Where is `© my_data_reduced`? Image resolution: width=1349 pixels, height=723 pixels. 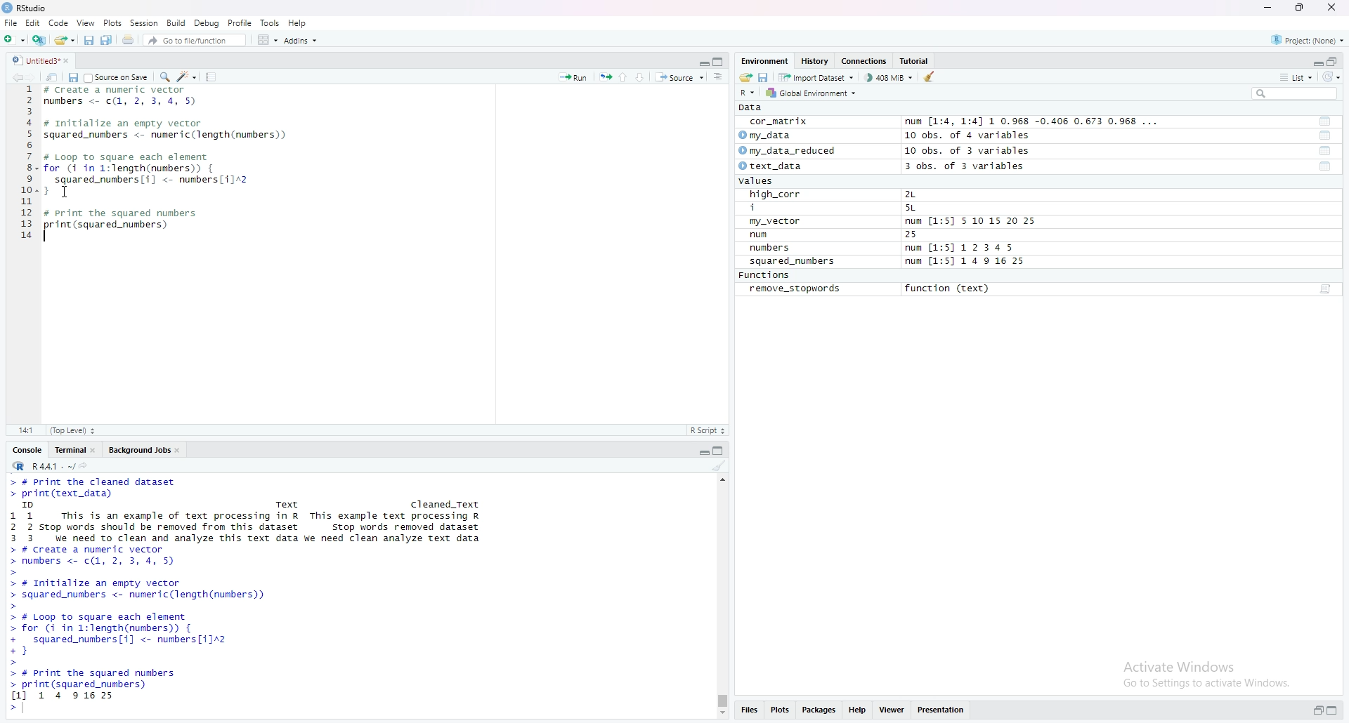 © my_data_reduced is located at coordinates (786, 151).